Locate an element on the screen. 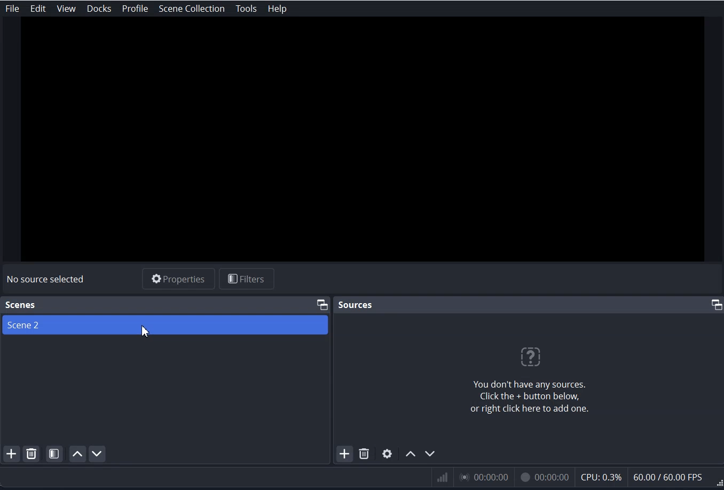  Preview Window is located at coordinates (361, 143).